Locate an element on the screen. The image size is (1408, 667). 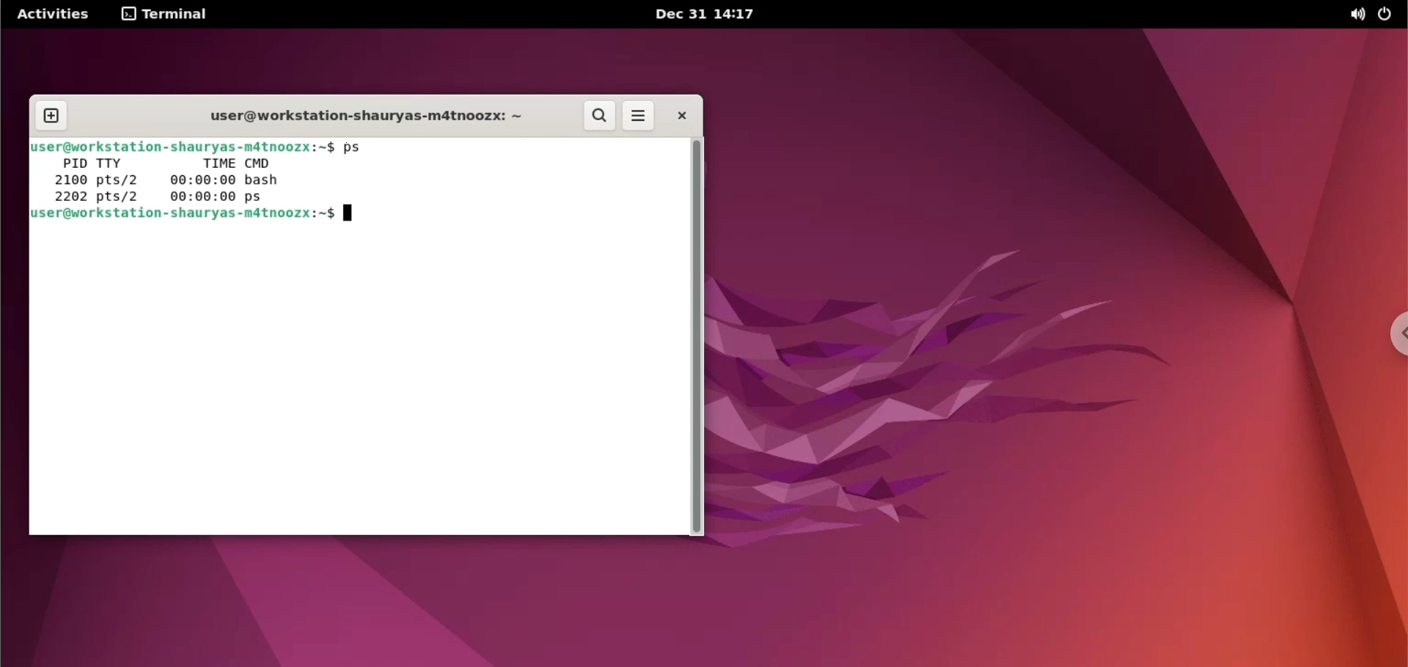
Dec 31 14:17 is located at coordinates (703, 17).